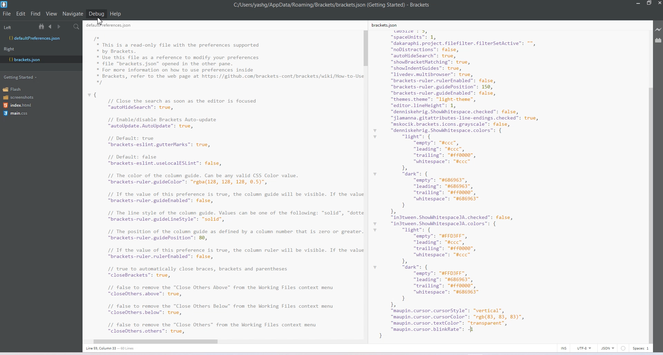 This screenshot has width=663, height=355. I want to click on Debug, so click(96, 13).